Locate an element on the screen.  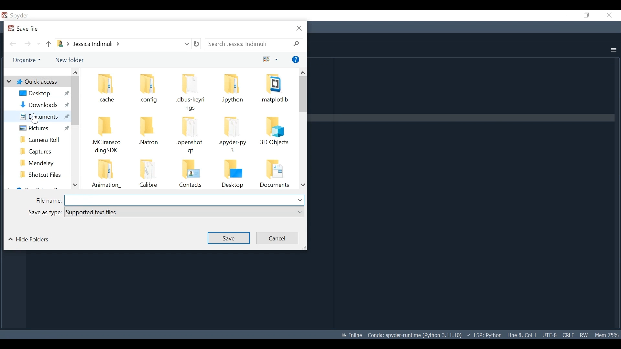
File Path is located at coordinates (122, 44).